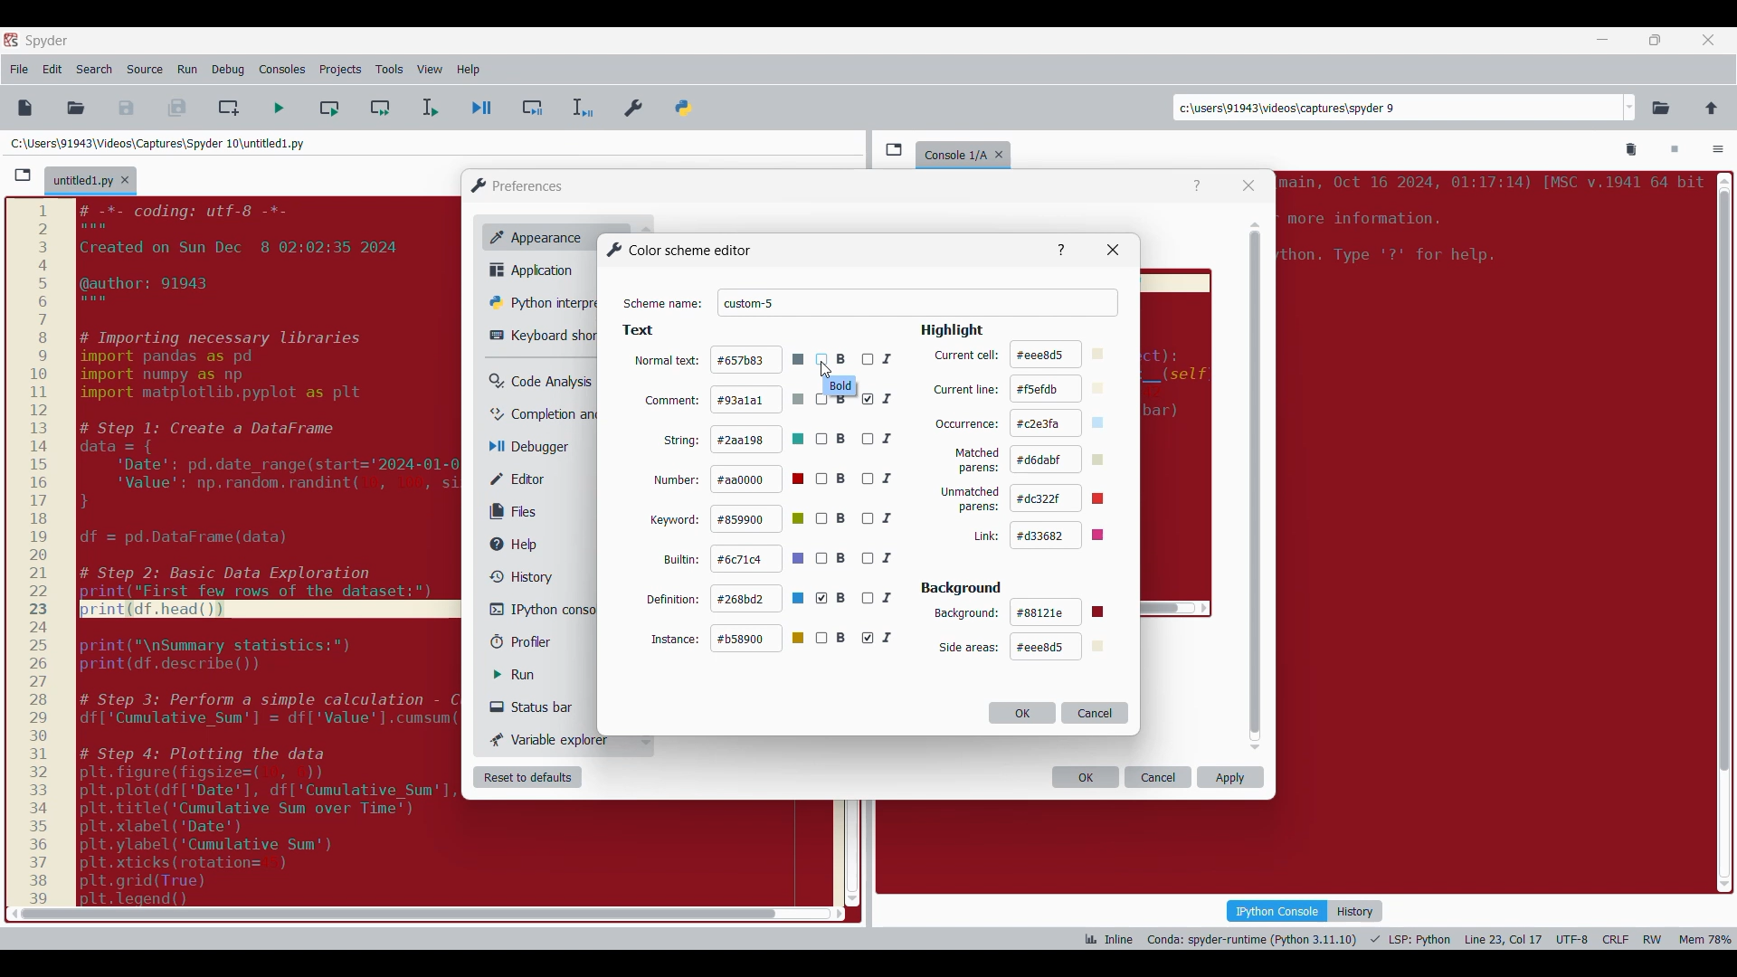 The height and width of the screenshot is (977, 1737). Describe the element at coordinates (918, 303) in the screenshot. I see `Scheme name` at that location.